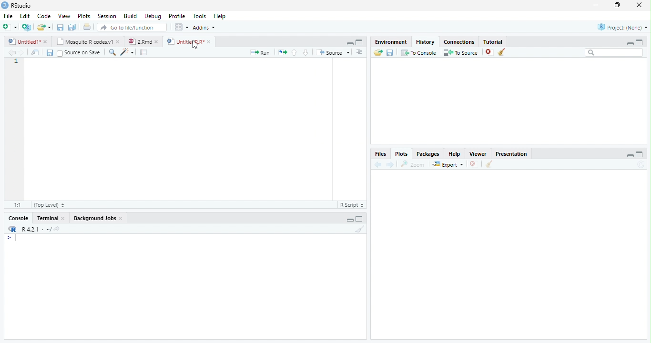 Image resolution: width=651 pixels, height=343 pixels. I want to click on UntitledR.R*, so click(185, 42).